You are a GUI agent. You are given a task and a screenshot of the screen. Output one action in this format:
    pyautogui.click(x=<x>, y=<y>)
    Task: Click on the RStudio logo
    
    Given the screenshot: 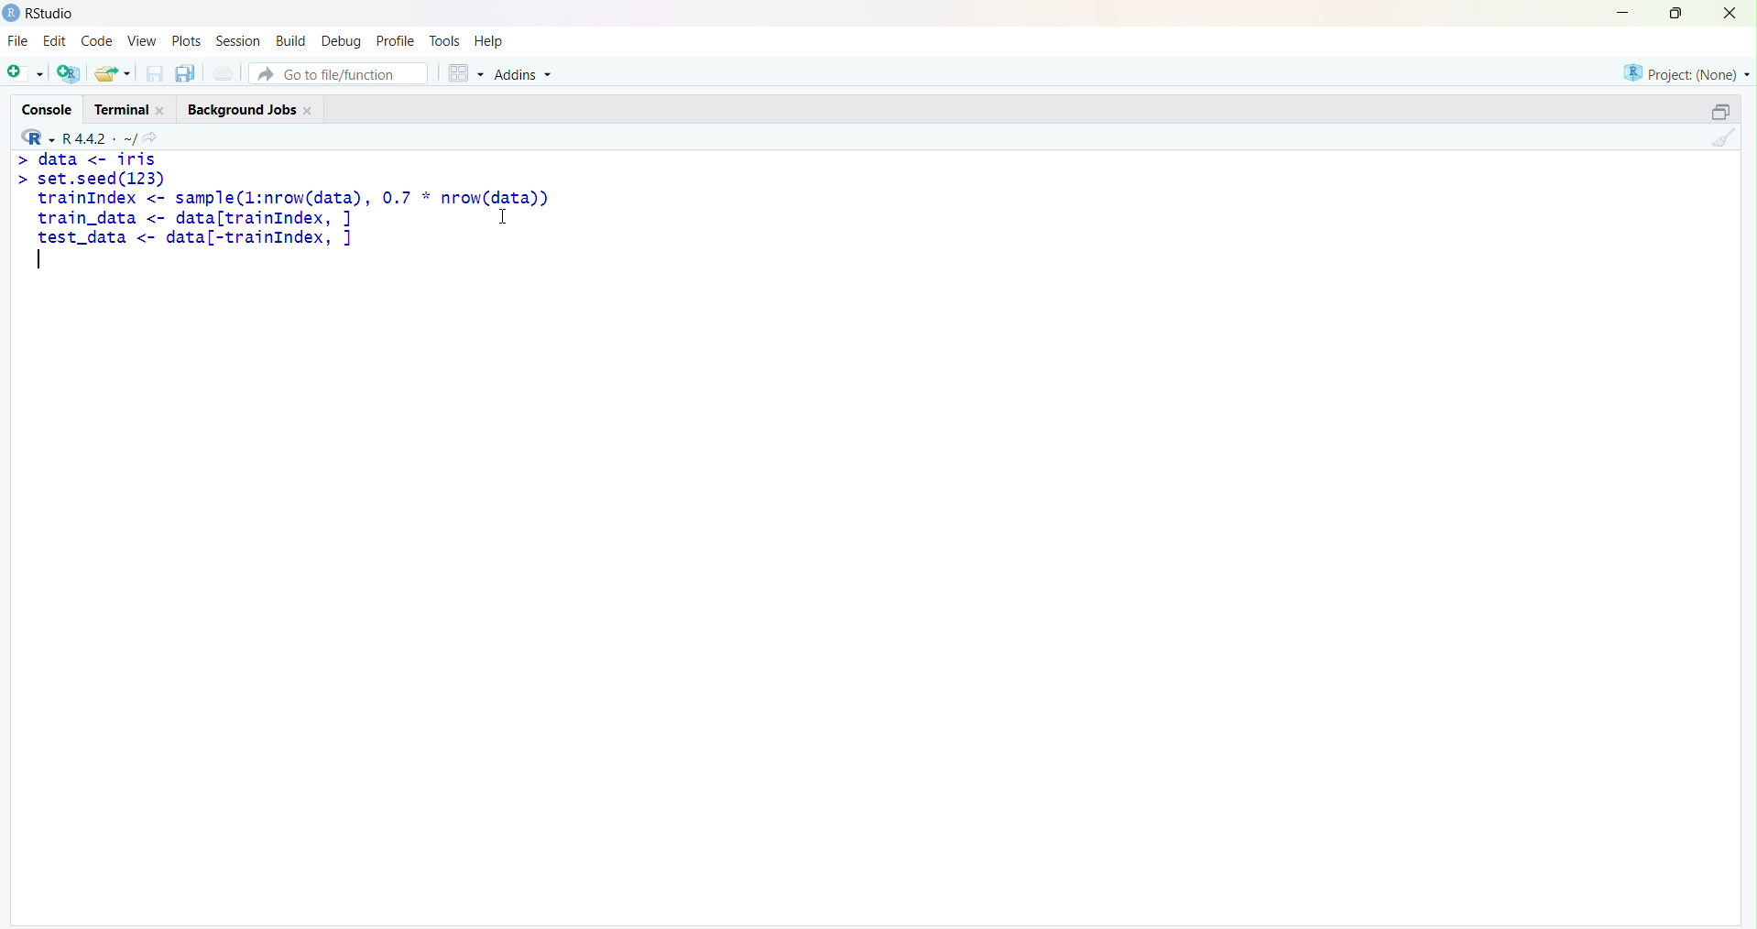 What is the action you would take?
    pyautogui.click(x=34, y=136)
    